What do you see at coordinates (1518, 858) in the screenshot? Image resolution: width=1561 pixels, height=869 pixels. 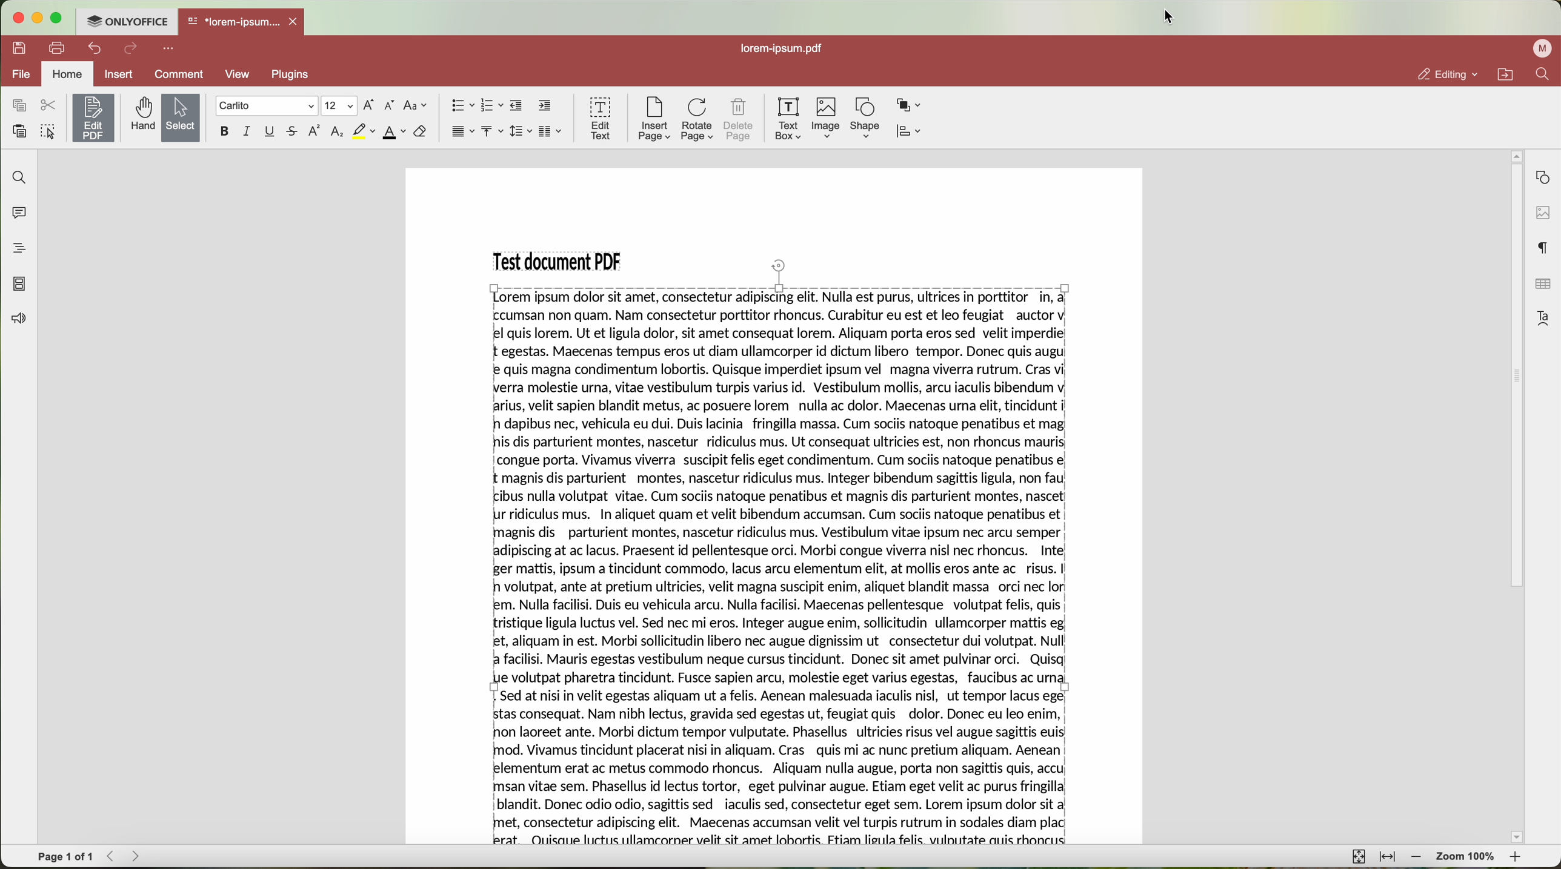 I see `zoom in` at bounding box center [1518, 858].